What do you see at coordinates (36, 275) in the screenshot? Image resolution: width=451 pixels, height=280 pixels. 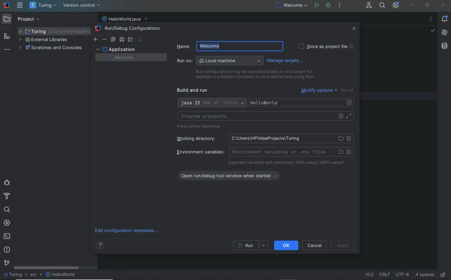 I see `src` at bounding box center [36, 275].